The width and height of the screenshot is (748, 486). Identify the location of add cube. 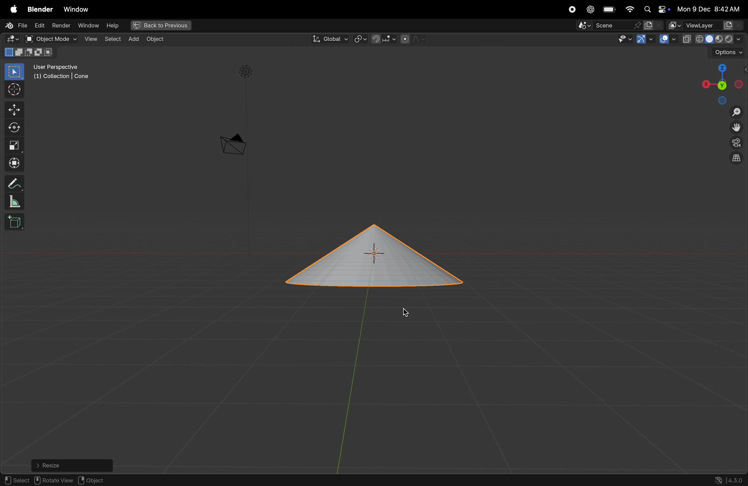
(13, 222).